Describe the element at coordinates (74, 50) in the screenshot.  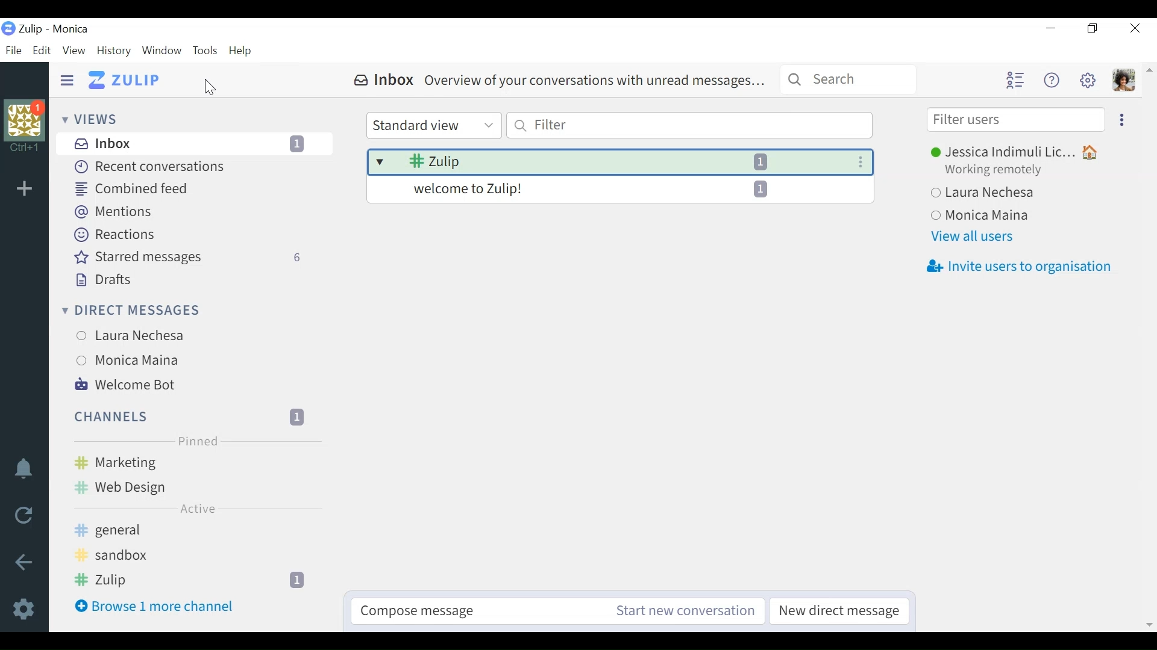
I see `View` at that location.